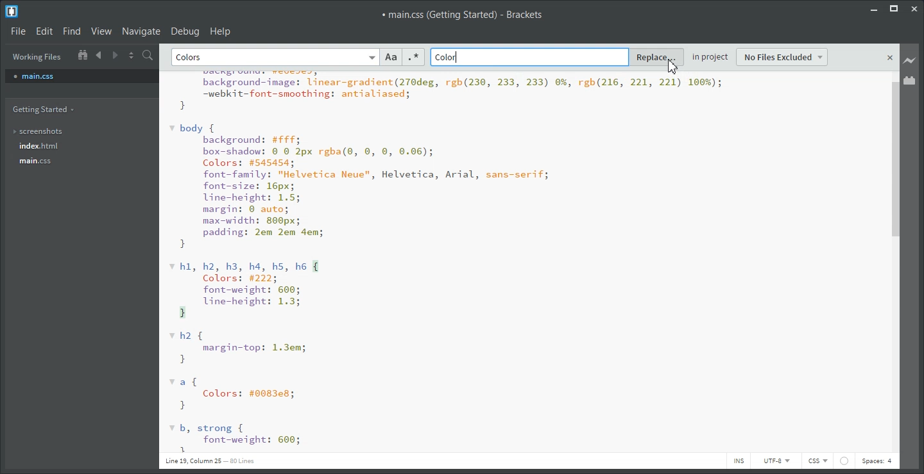 The image size is (924, 474). I want to click on main.css (Getting Started) - Brackets, so click(465, 15).